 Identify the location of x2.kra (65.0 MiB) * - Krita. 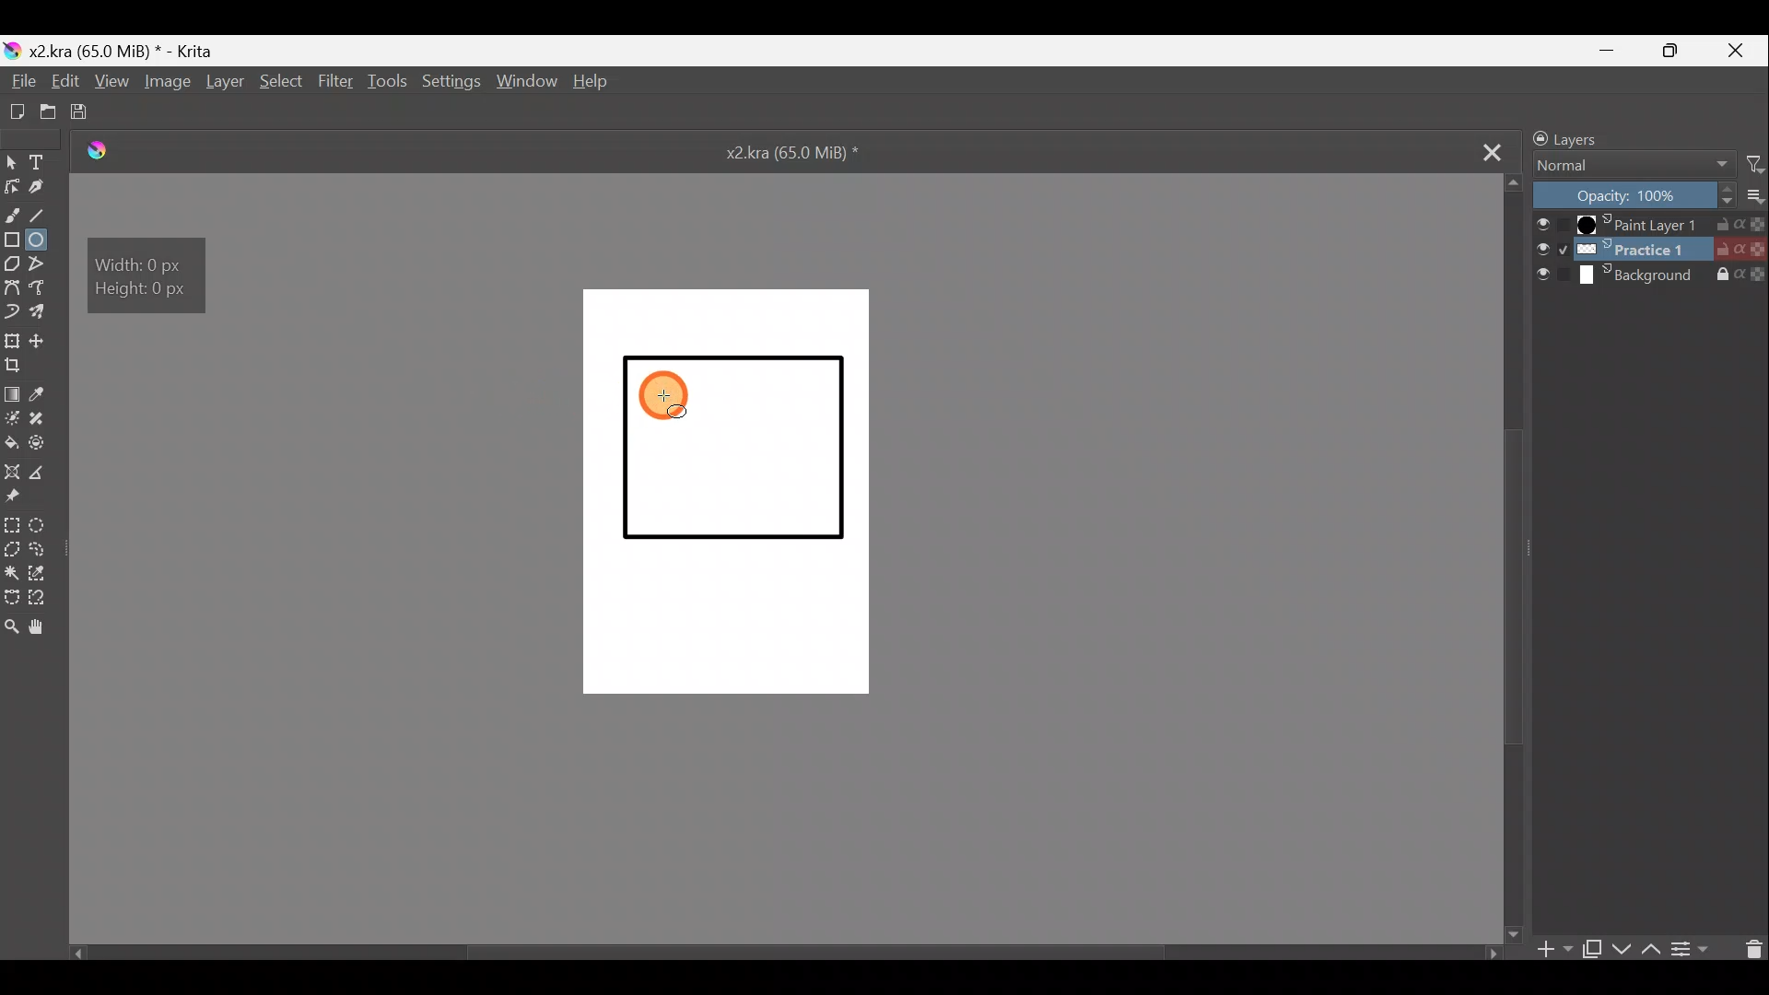
(132, 48).